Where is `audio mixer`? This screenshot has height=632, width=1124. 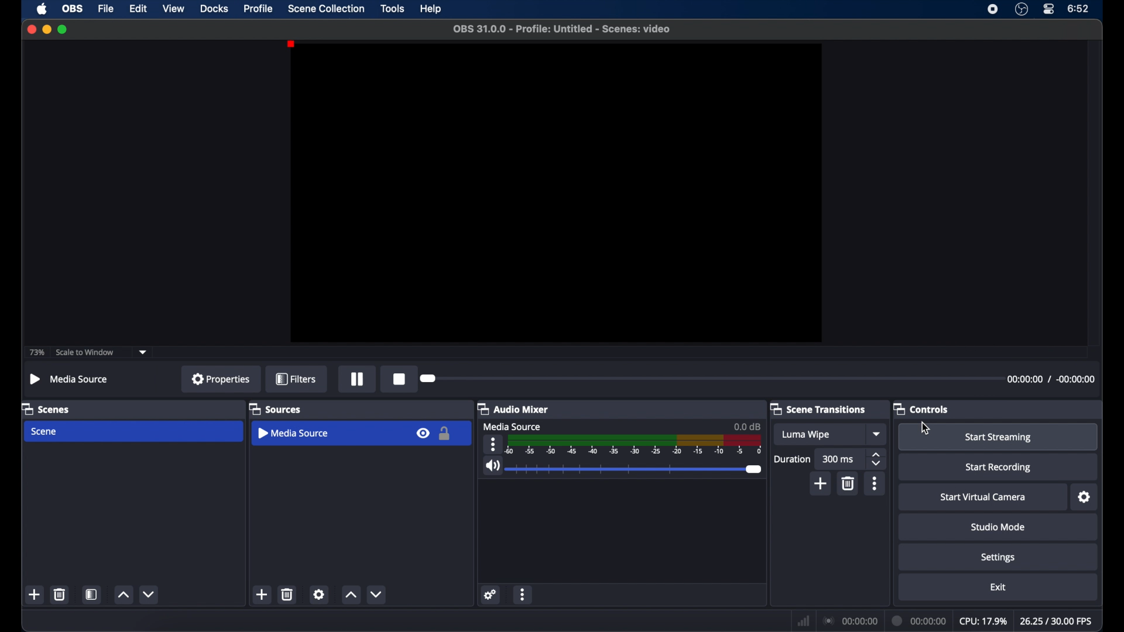
audio mixer is located at coordinates (513, 408).